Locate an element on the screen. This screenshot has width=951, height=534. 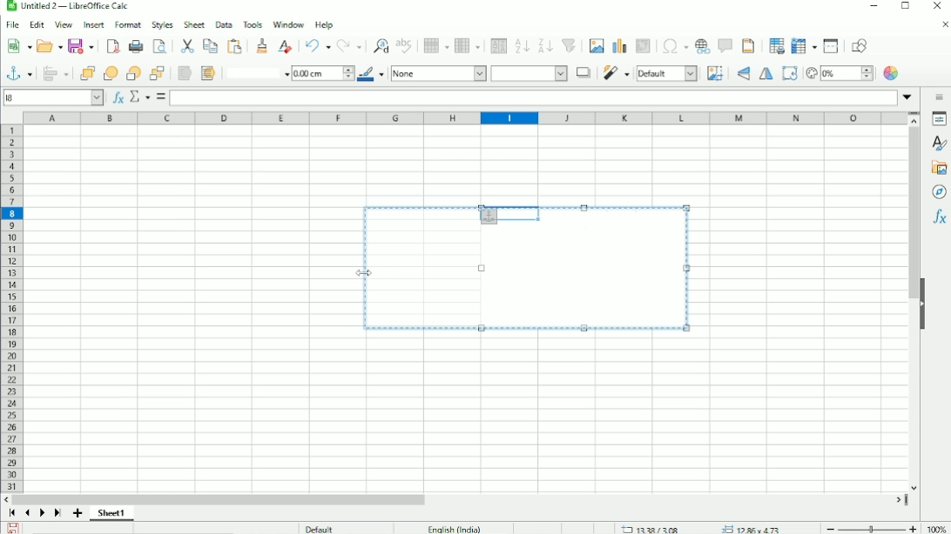
Scroll to next sheet is located at coordinates (42, 514).